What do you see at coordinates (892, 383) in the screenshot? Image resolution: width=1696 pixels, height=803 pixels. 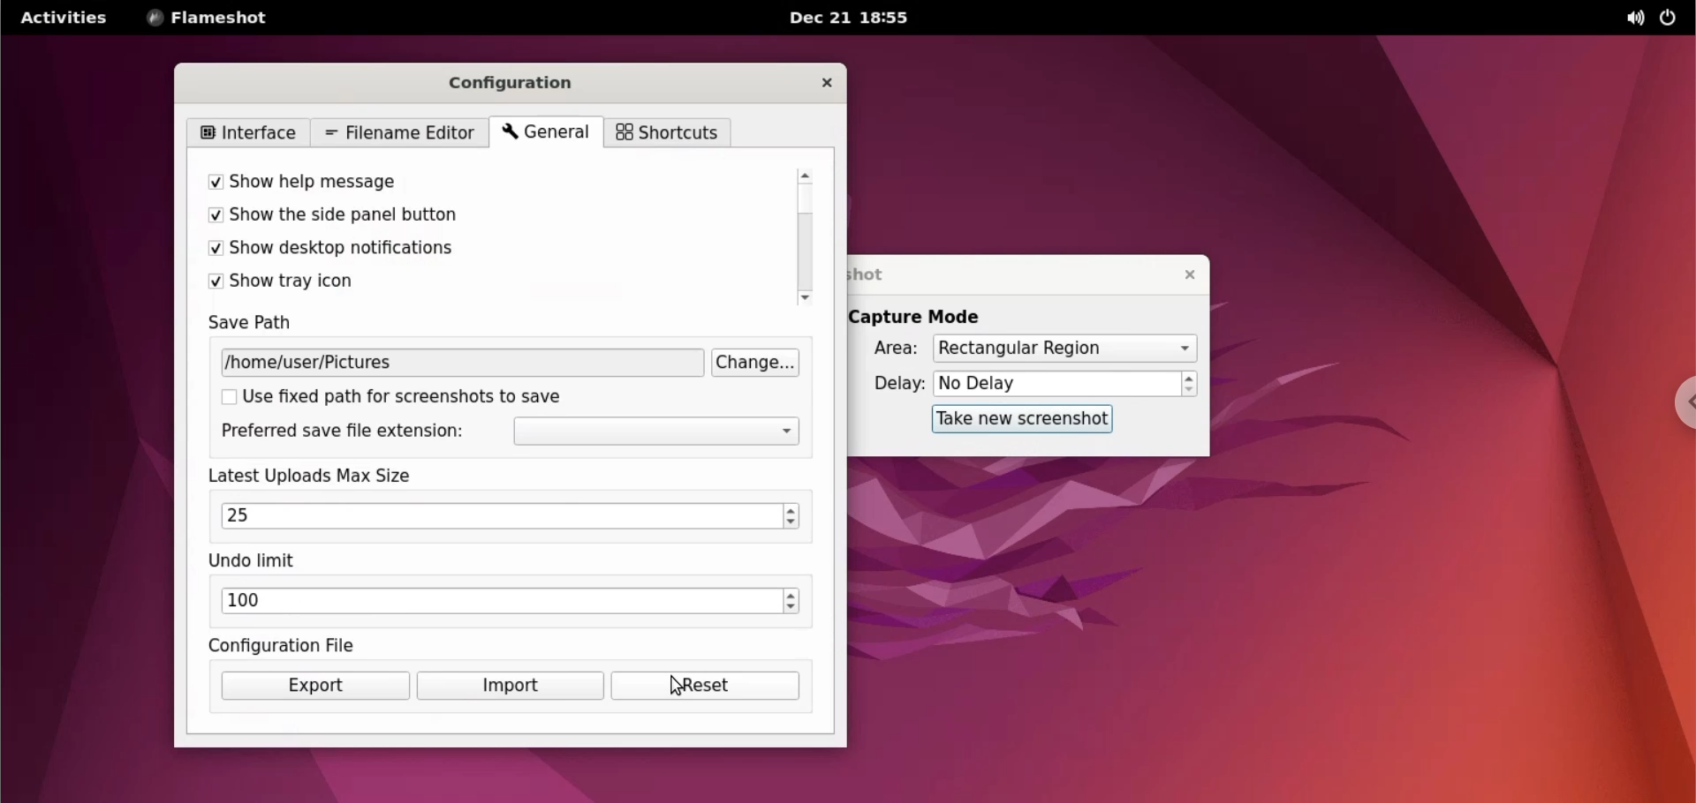 I see `delay` at bounding box center [892, 383].